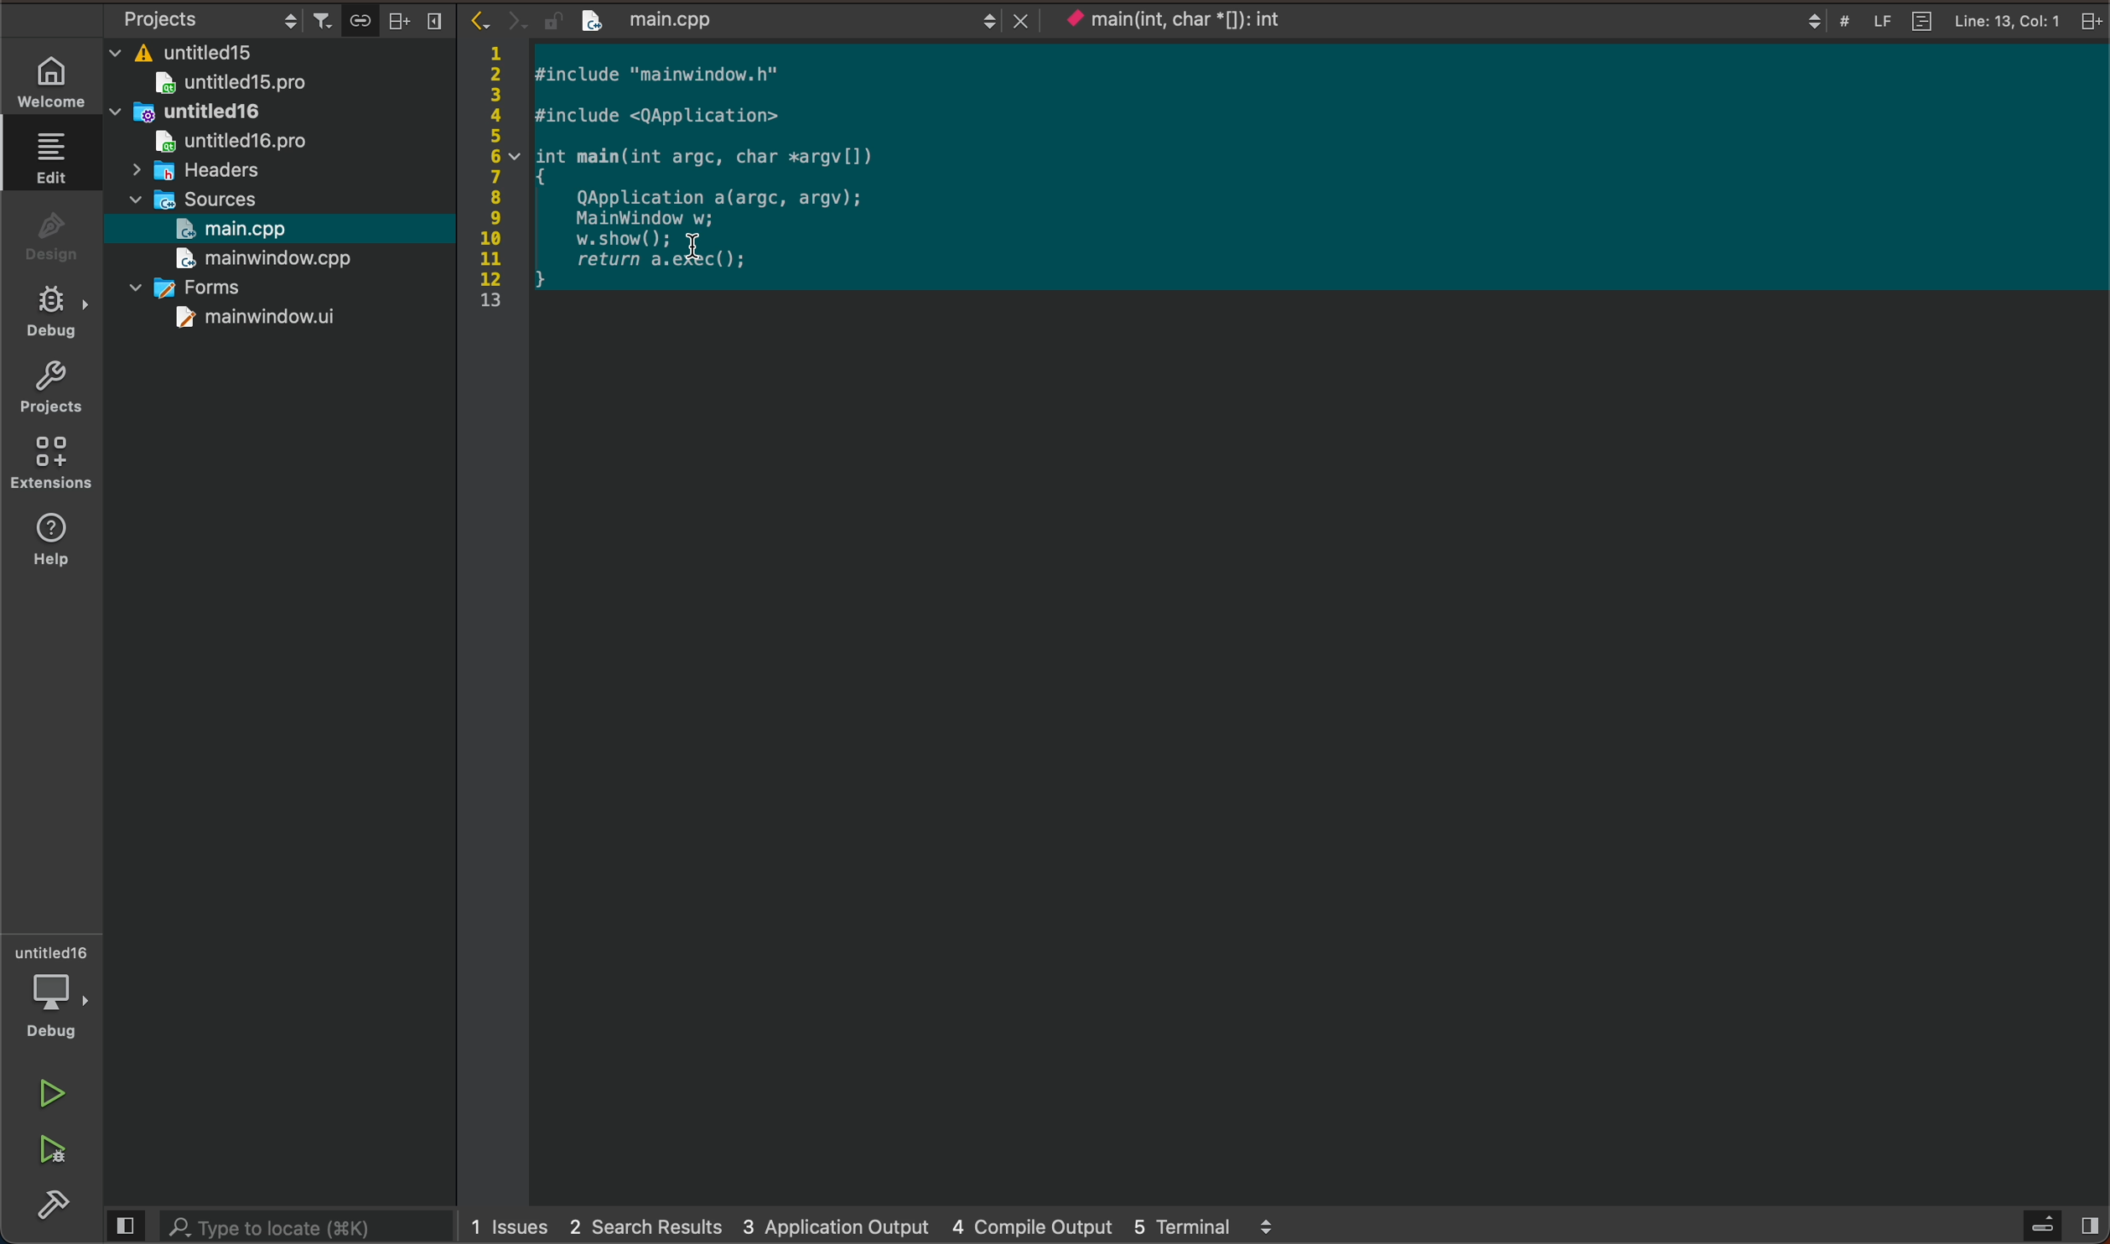 The image size is (2110, 1244). What do you see at coordinates (699, 246) in the screenshot?
I see `cursor` at bounding box center [699, 246].